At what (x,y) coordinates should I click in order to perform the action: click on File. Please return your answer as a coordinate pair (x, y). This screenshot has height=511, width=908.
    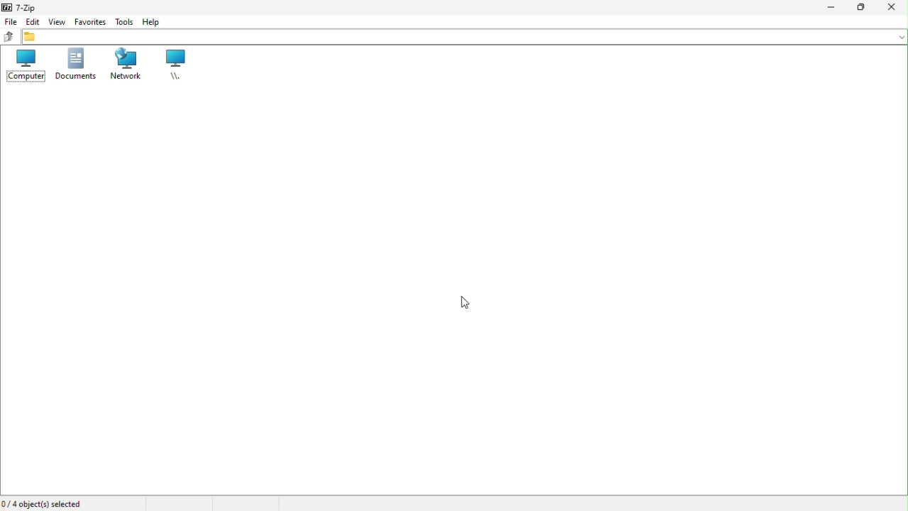
    Looking at the image, I should click on (9, 22).